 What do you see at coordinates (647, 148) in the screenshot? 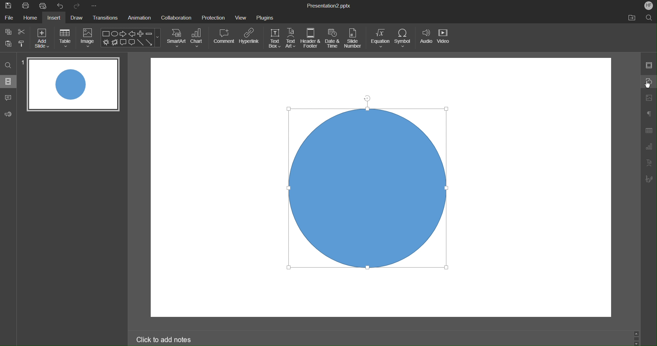
I see `Graph Settings` at bounding box center [647, 148].